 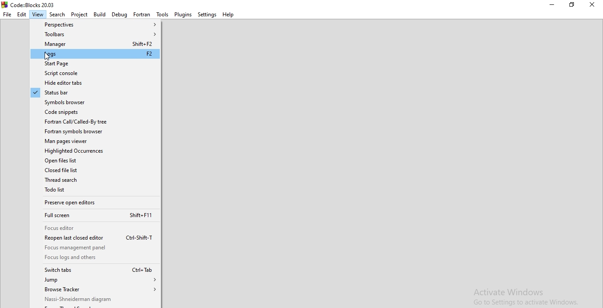 I want to click on Project , so click(x=79, y=14).